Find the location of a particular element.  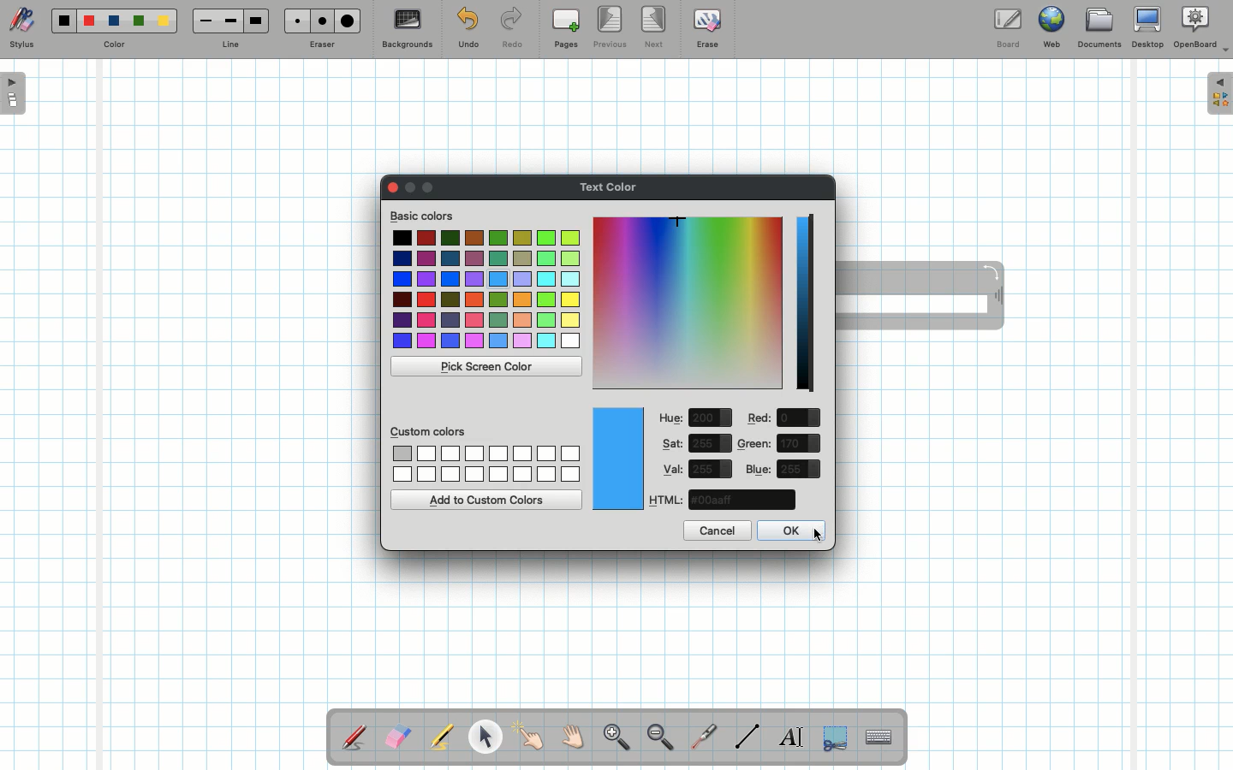

Custom colors is located at coordinates (430, 430).